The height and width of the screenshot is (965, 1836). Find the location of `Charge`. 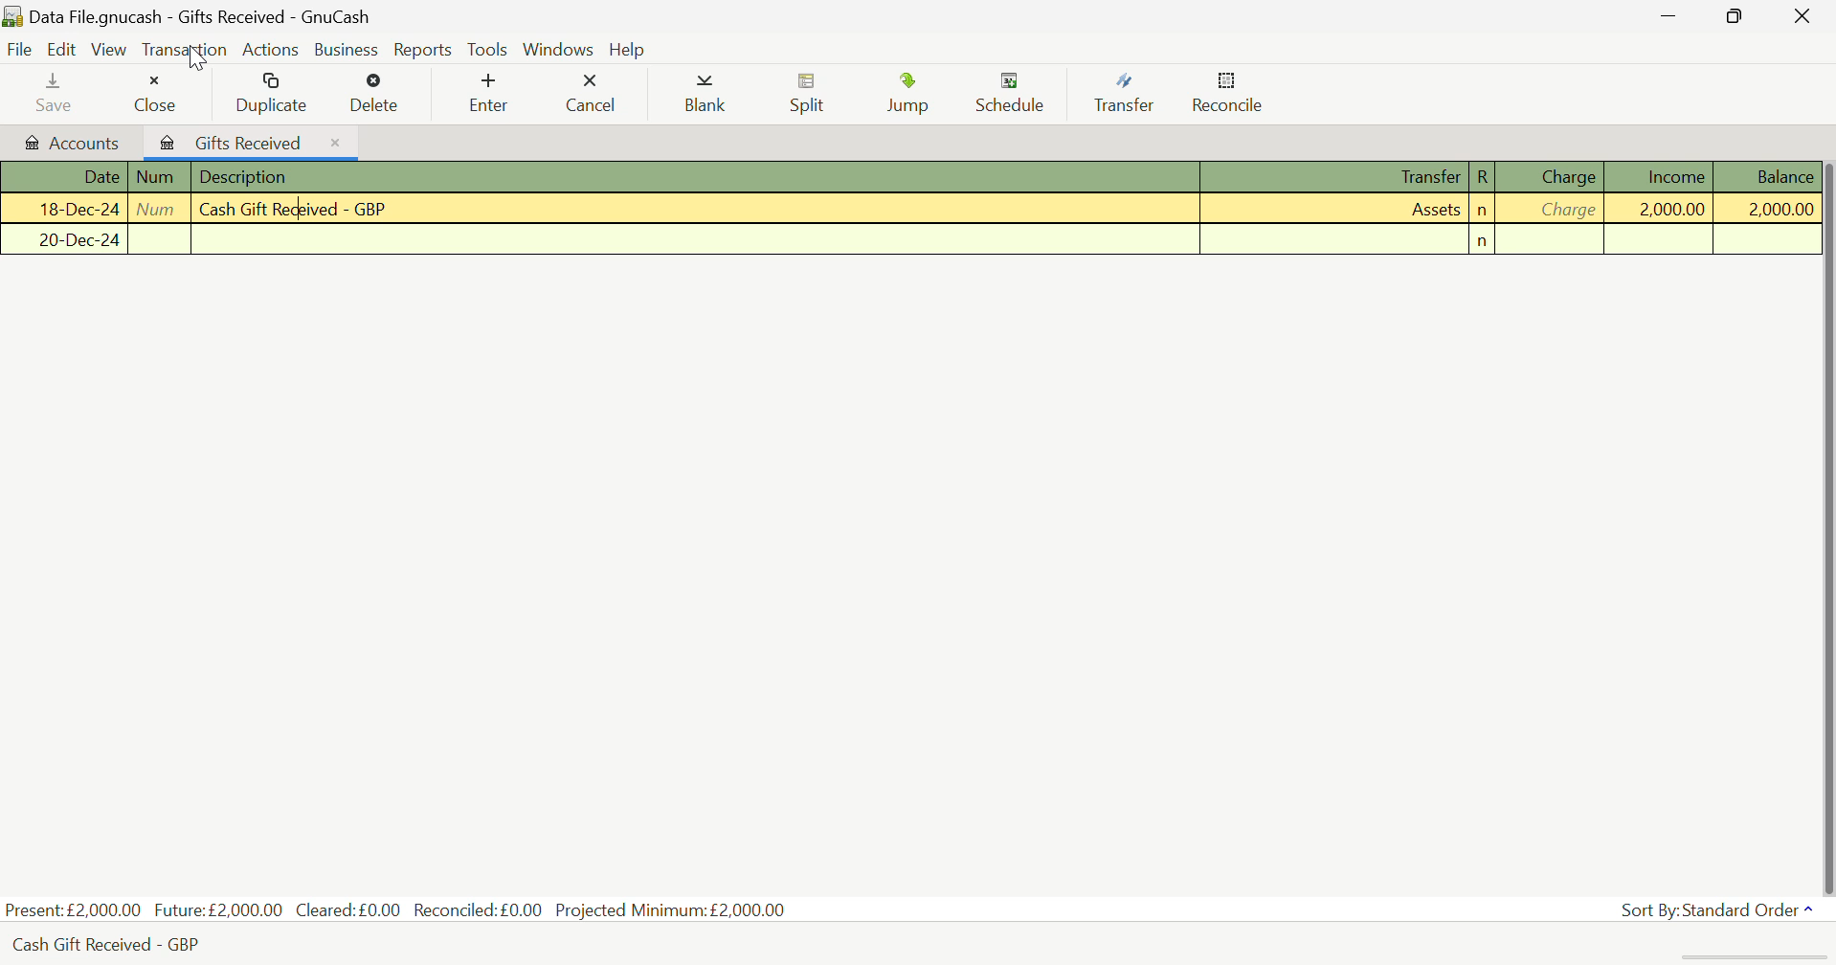

Charge is located at coordinates (1554, 211).